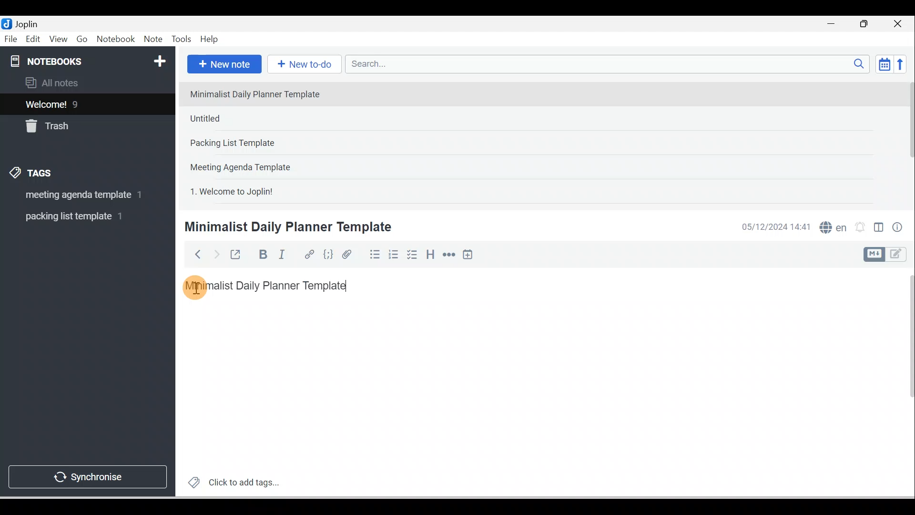 This screenshot has width=915, height=515. Describe the element at coordinates (450, 255) in the screenshot. I see `Horizontal rule` at that location.